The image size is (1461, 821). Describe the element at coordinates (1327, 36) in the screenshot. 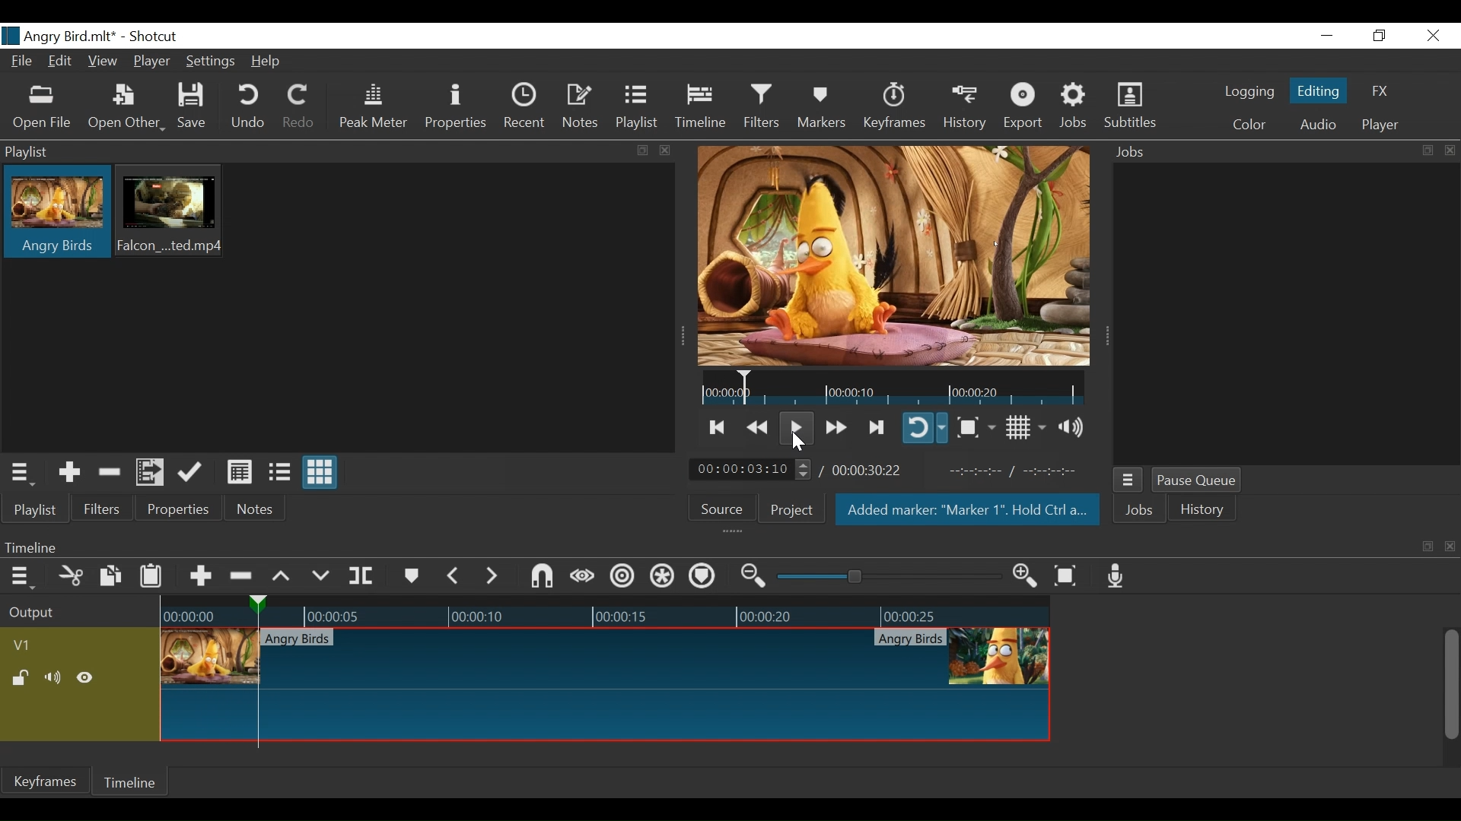

I see `Minimize` at that location.